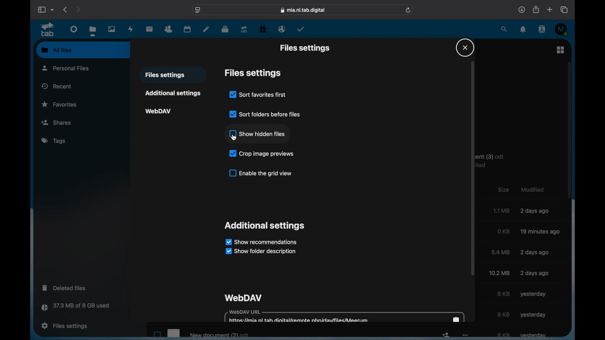 The height and width of the screenshot is (340, 605). Describe the element at coordinates (262, 153) in the screenshot. I see `crop image previews` at that location.